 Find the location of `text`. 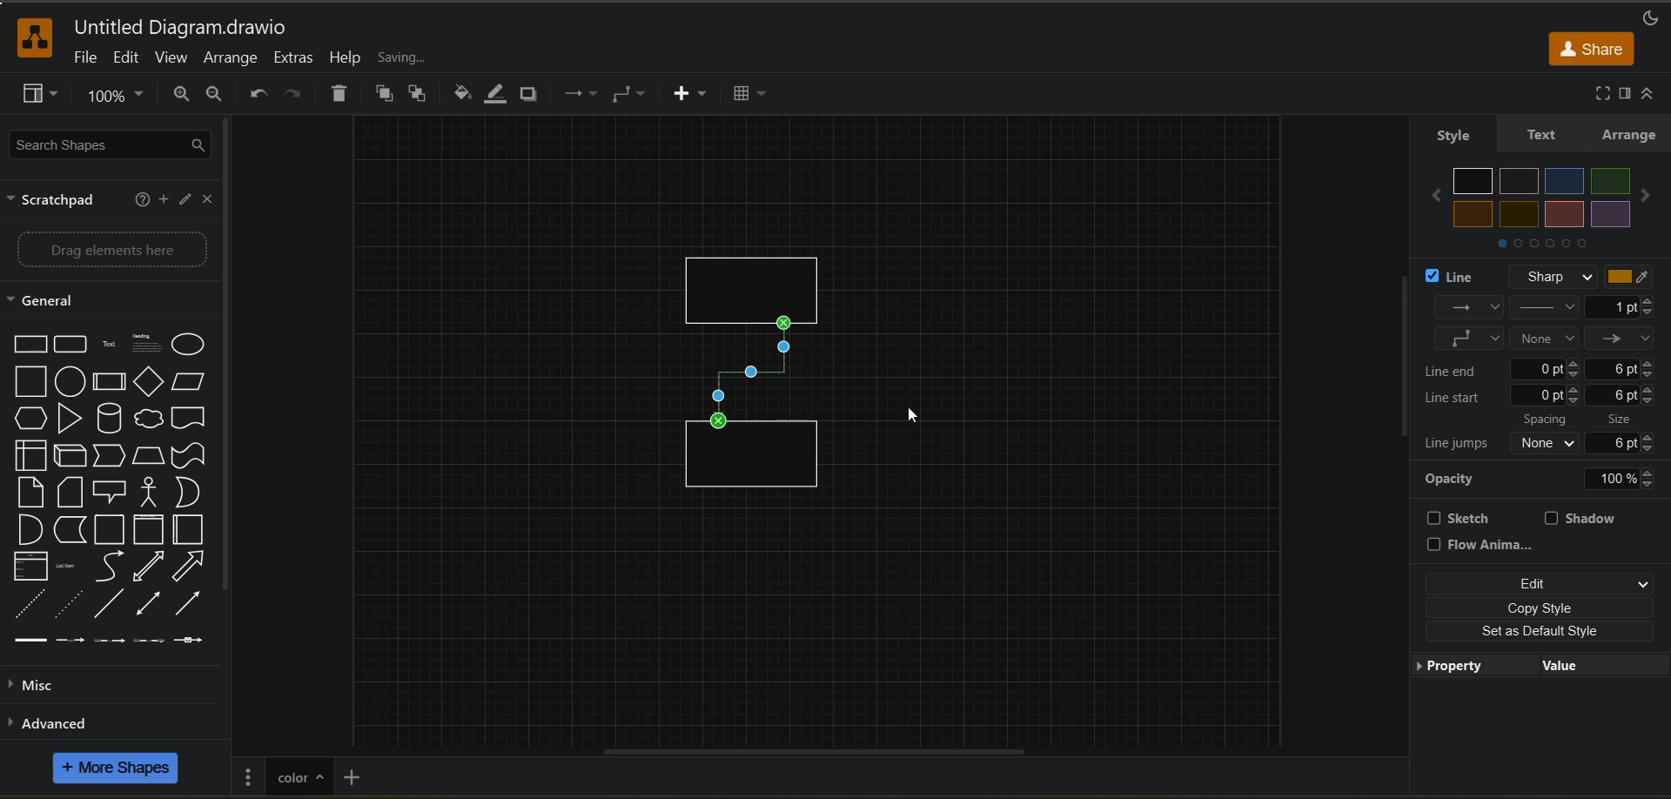

text is located at coordinates (1538, 134).